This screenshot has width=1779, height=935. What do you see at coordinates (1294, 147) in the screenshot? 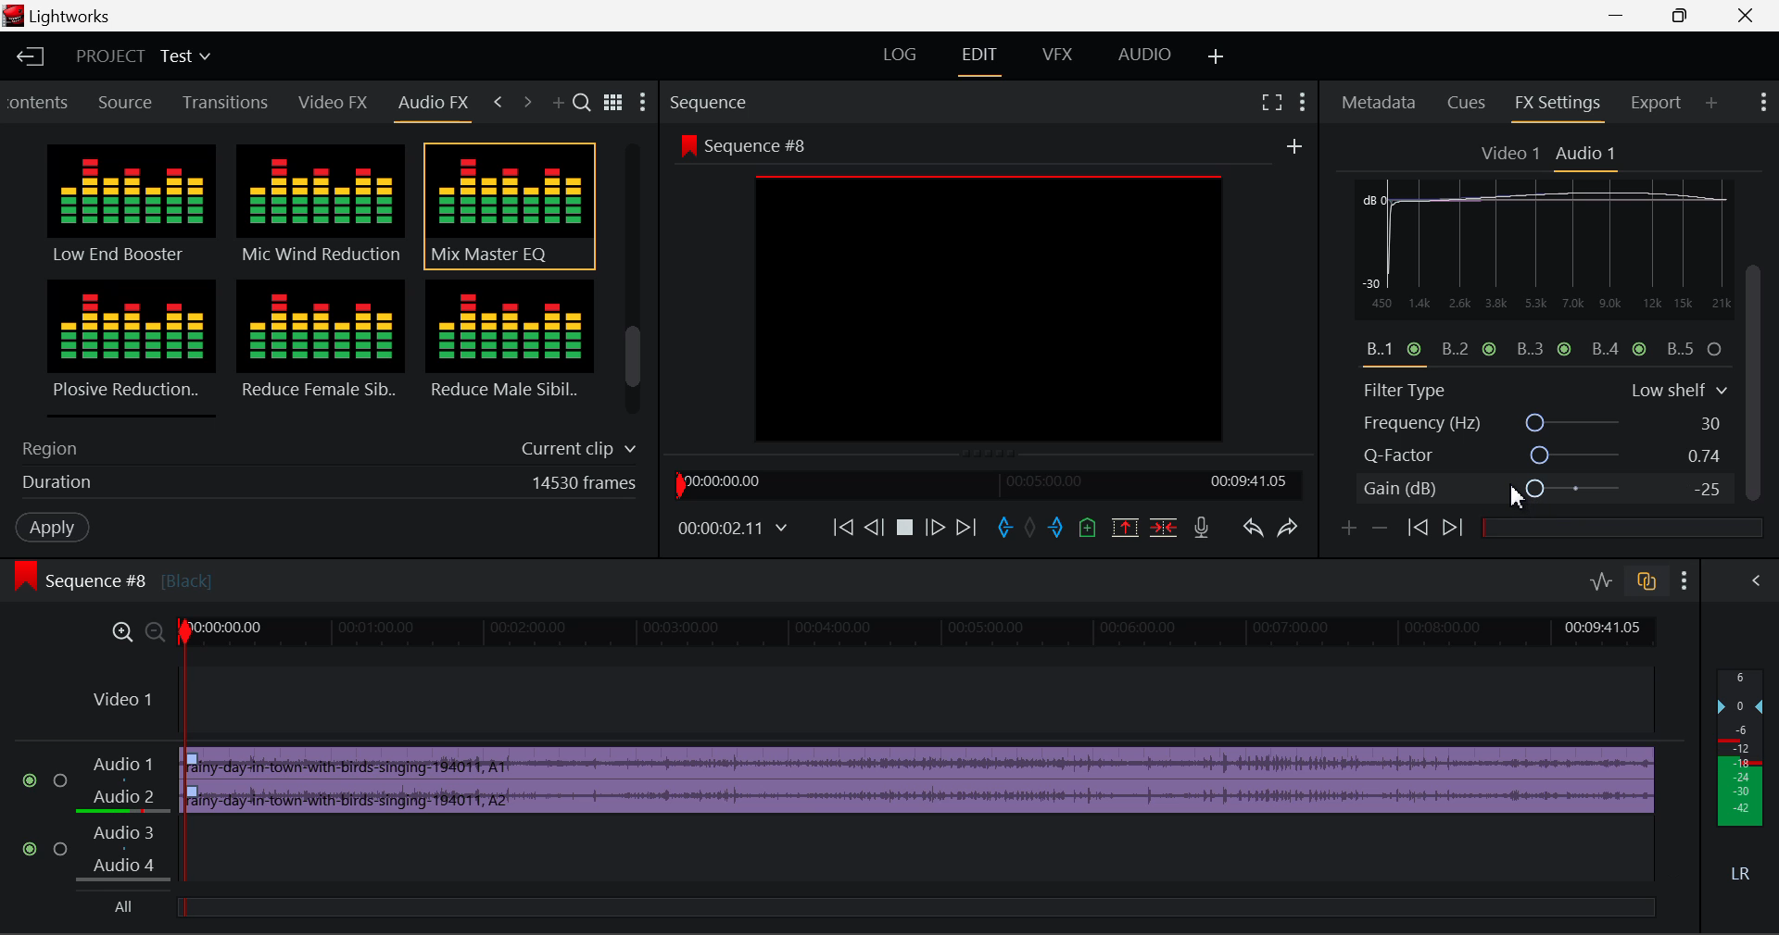
I see `Add` at bounding box center [1294, 147].